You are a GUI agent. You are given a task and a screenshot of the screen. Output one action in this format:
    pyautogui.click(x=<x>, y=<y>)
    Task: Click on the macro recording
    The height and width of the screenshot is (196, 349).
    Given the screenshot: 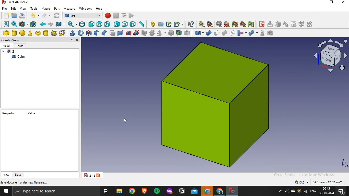 What is the action you would take?
    pyautogui.click(x=108, y=16)
    